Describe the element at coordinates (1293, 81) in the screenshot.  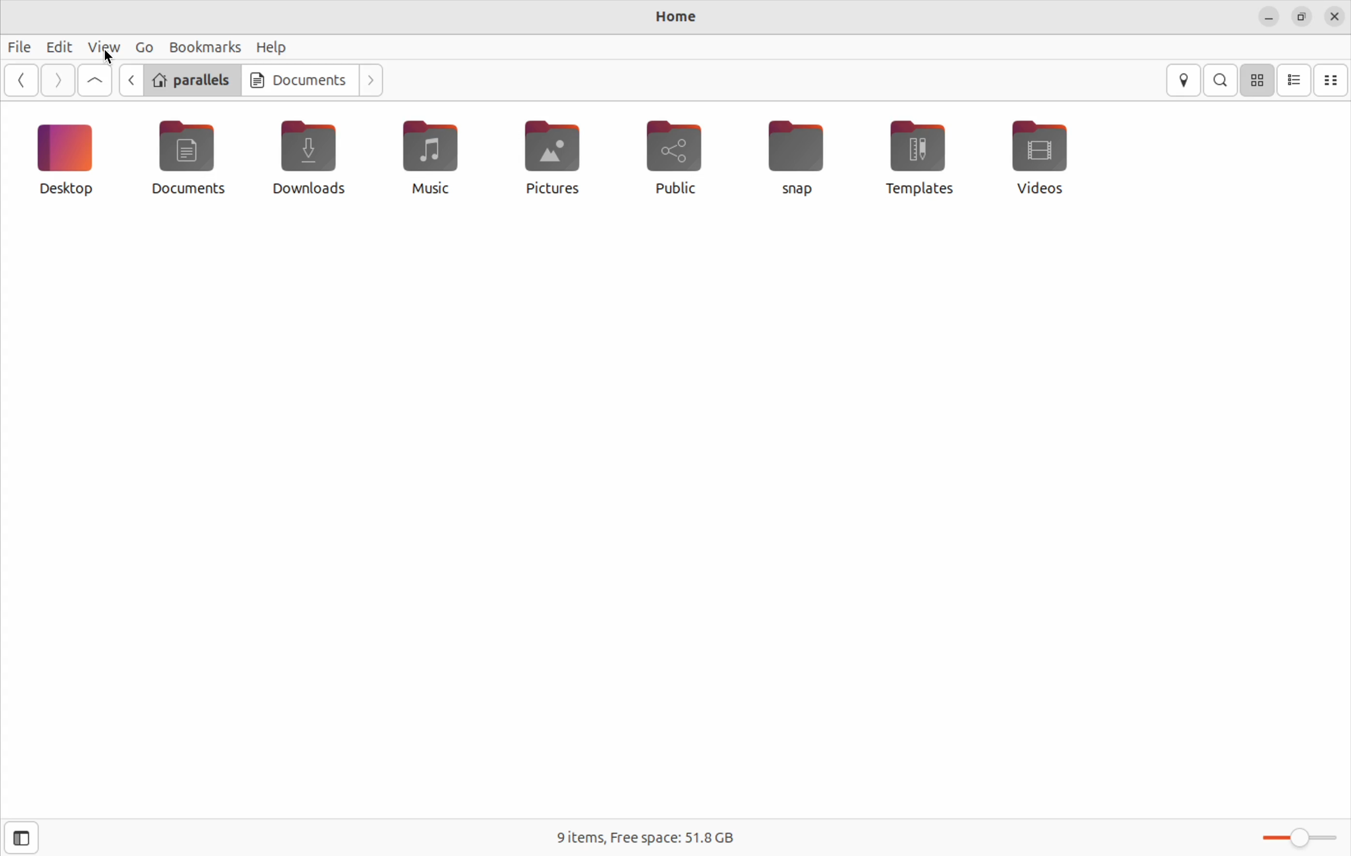
I see `list view` at that location.